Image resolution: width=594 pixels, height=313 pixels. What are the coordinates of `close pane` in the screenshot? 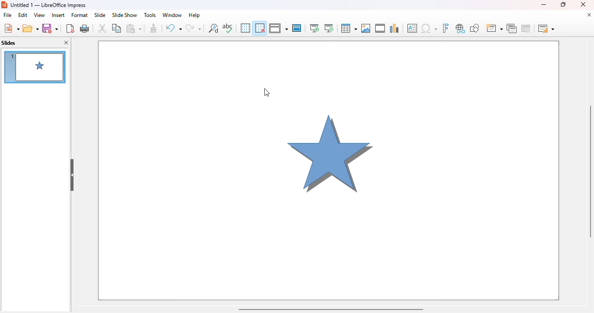 It's located at (66, 43).